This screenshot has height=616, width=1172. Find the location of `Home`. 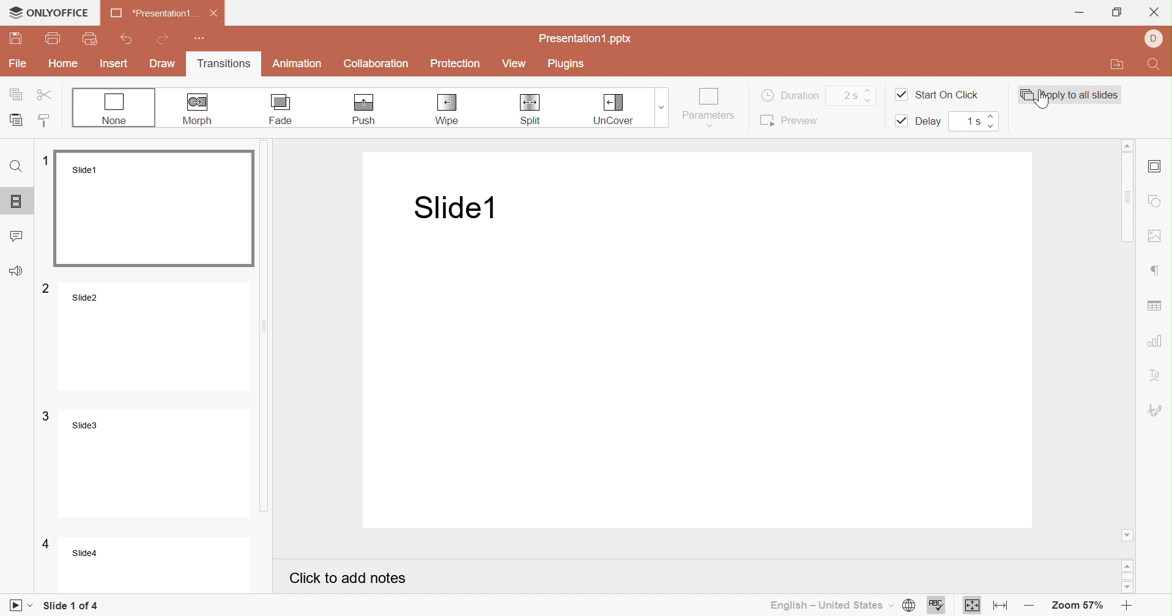

Home is located at coordinates (62, 63).